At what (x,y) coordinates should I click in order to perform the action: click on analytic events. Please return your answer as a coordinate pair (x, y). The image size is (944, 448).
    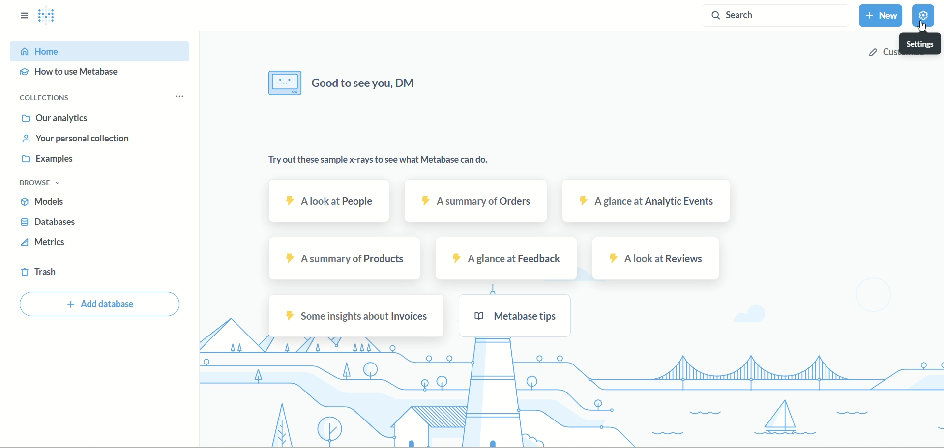
    Looking at the image, I should click on (645, 201).